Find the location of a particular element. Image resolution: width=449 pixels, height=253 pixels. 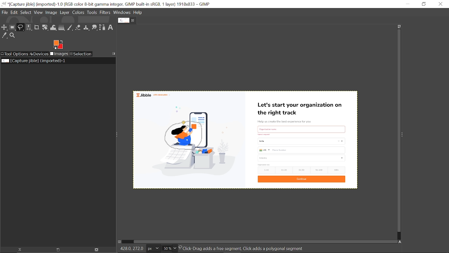

Vertical scrollbar is located at coordinates (398, 131).